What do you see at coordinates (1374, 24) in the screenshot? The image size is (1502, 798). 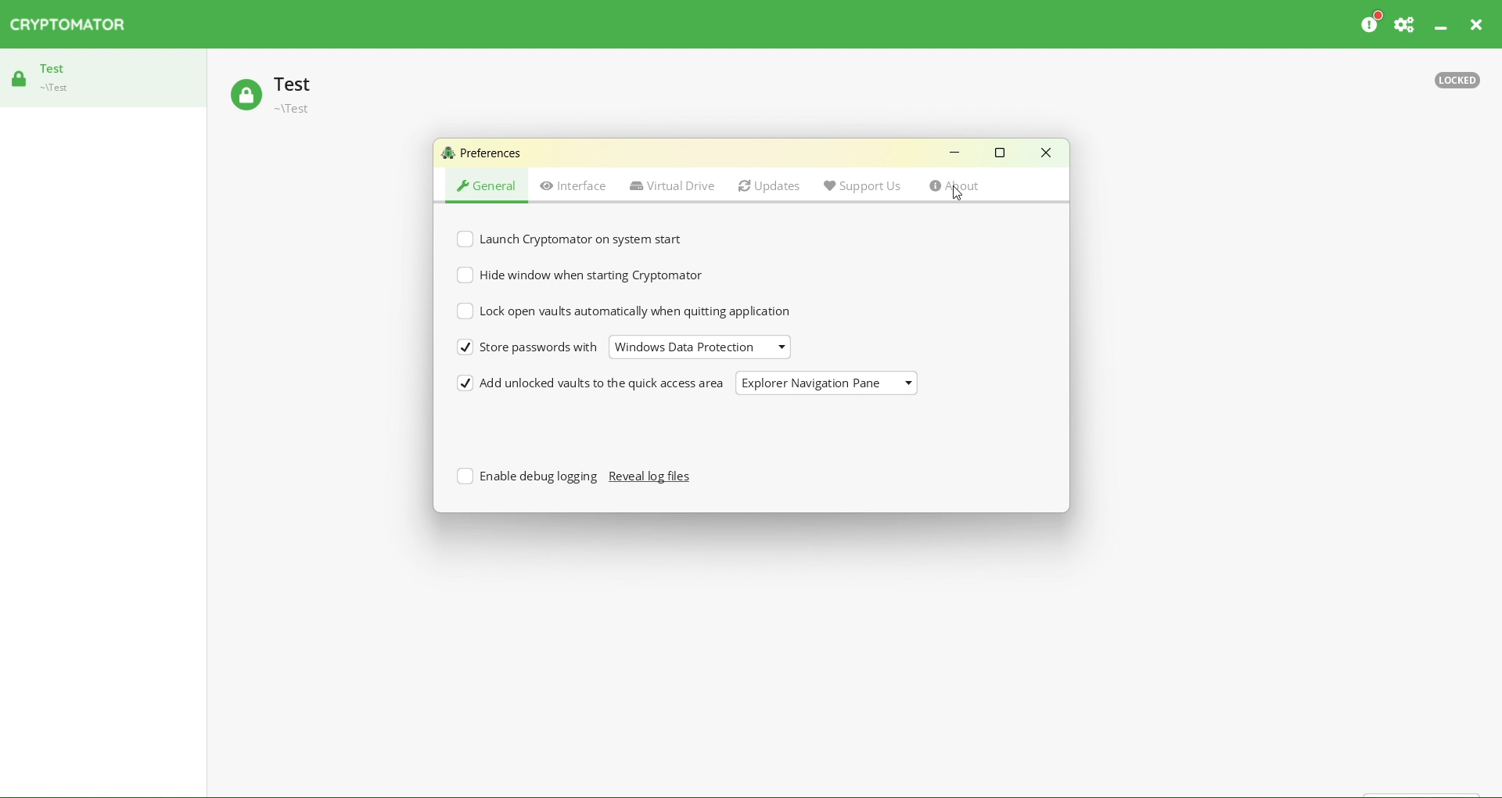 I see `Donate` at bounding box center [1374, 24].